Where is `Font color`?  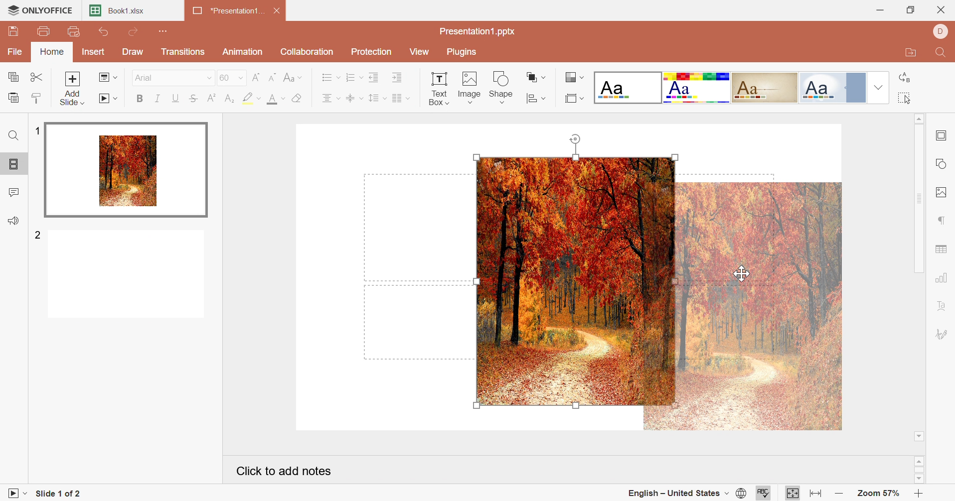
Font color is located at coordinates (273, 100).